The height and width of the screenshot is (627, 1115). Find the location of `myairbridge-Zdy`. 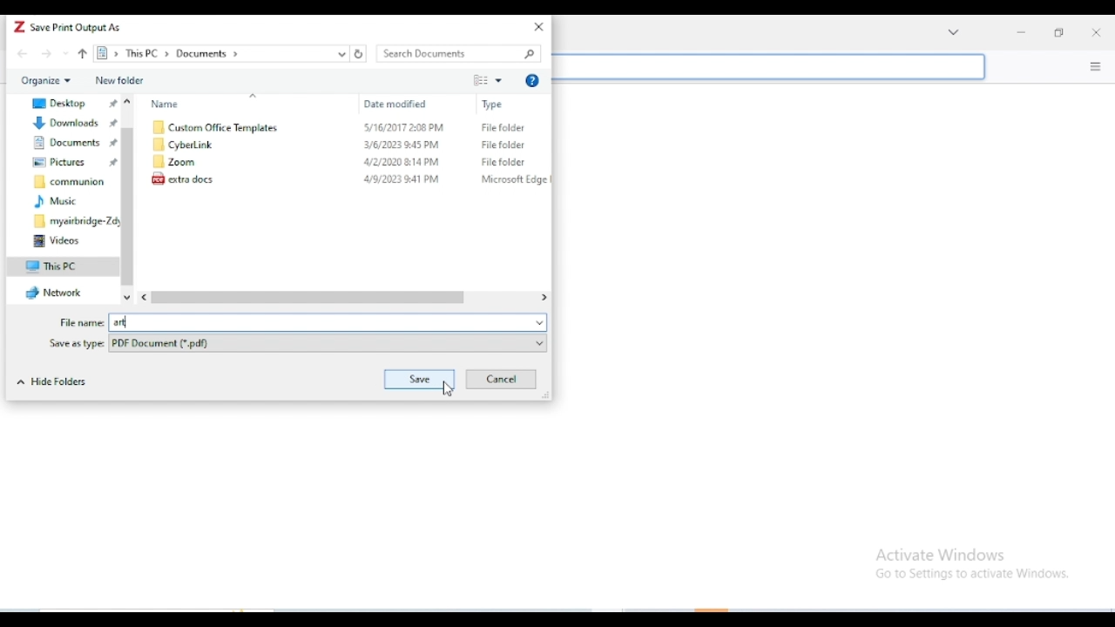

myairbridge-Zdy is located at coordinates (75, 220).